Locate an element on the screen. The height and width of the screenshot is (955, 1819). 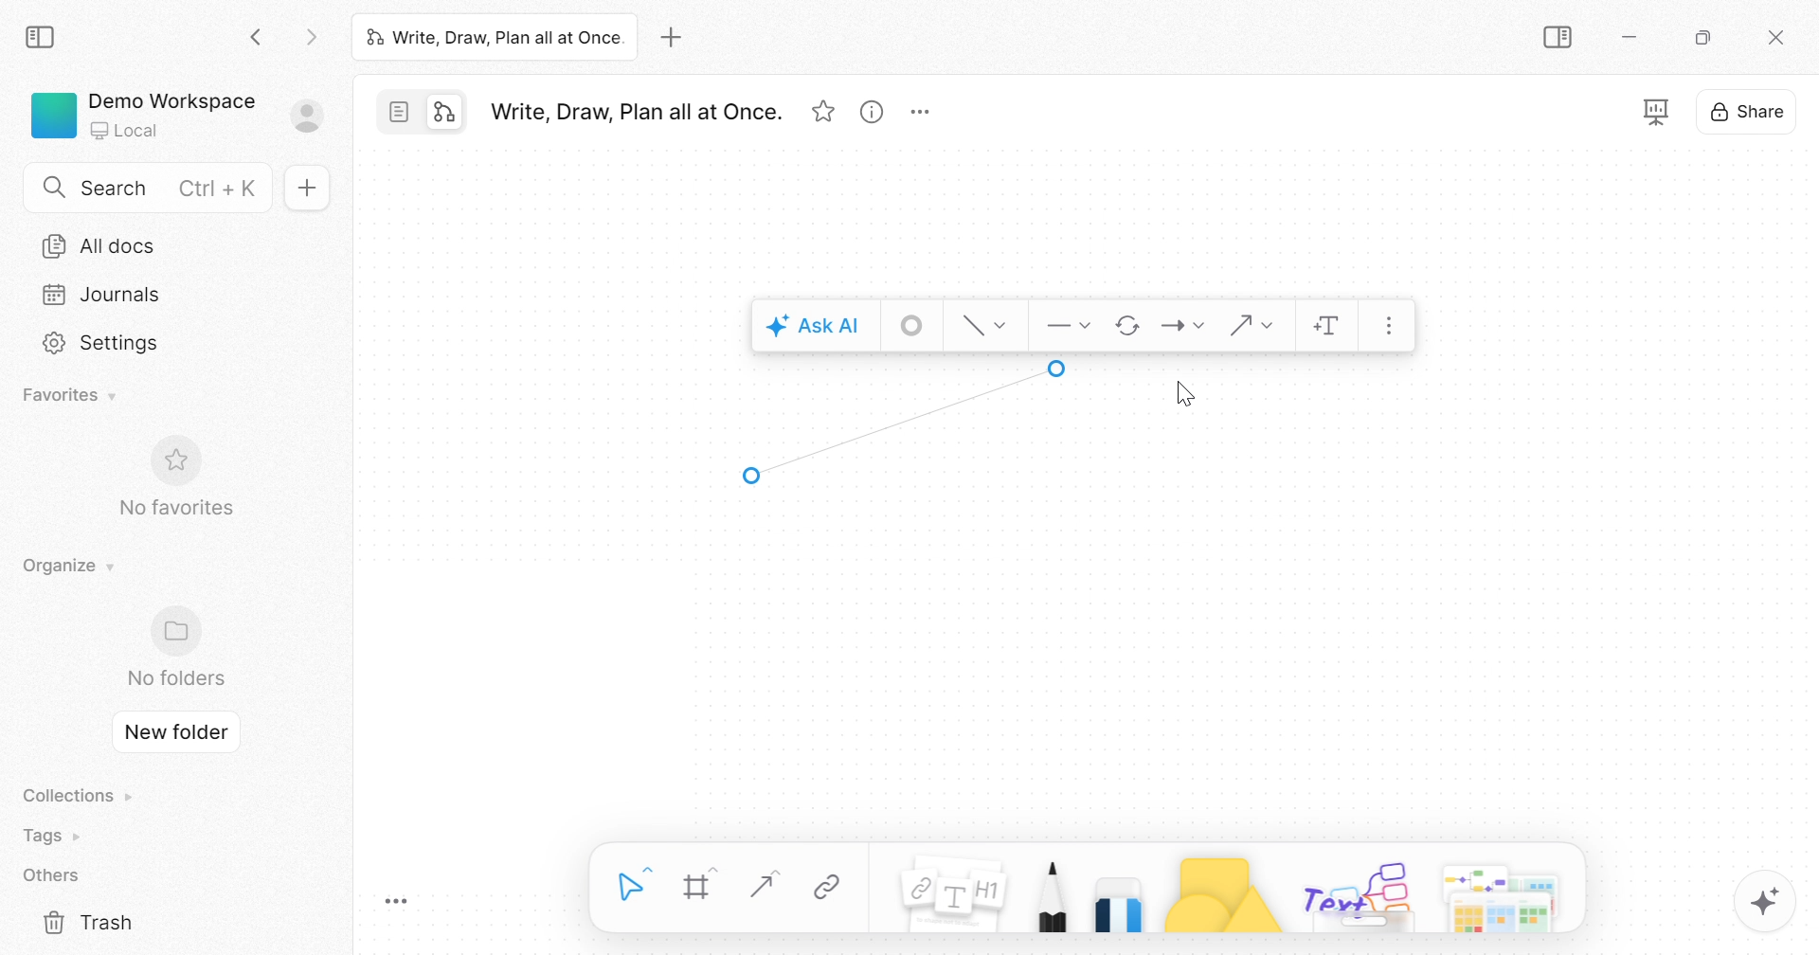
Collapse sidebar is located at coordinates (43, 37).